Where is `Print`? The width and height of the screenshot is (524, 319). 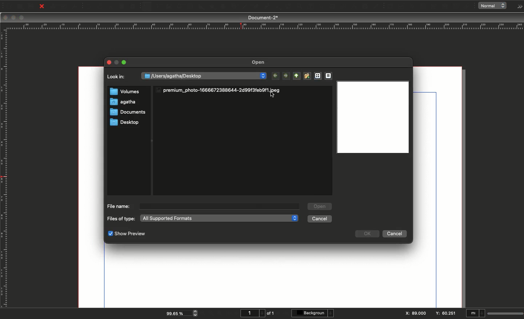
Print is located at coordinates (53, 7).